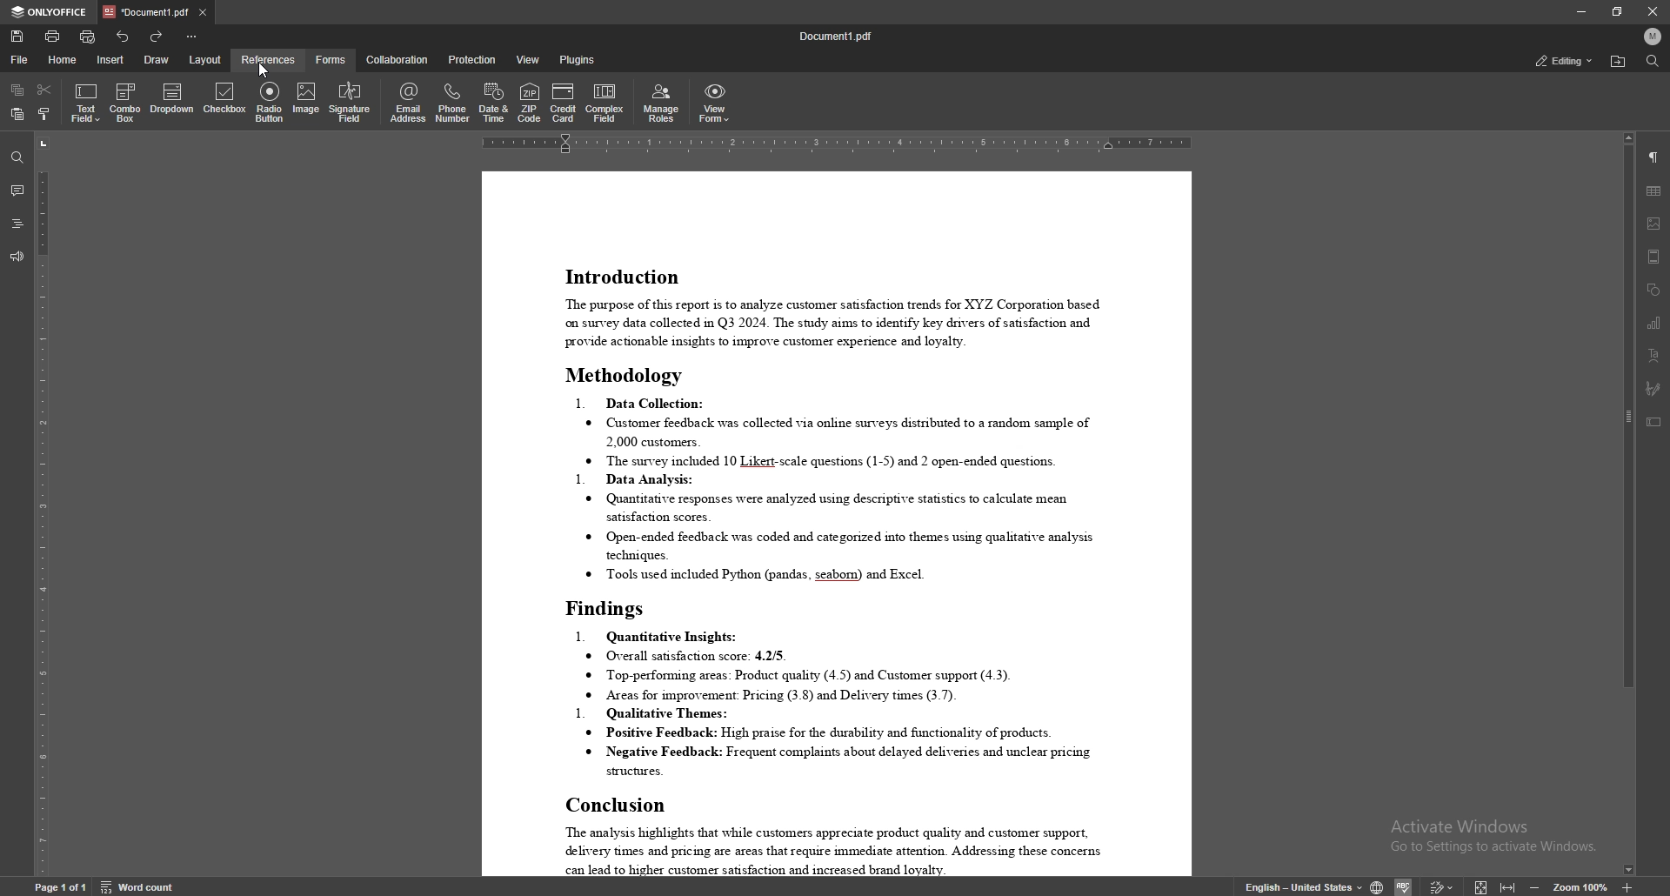  I want to click on draw, so click(155, 60).